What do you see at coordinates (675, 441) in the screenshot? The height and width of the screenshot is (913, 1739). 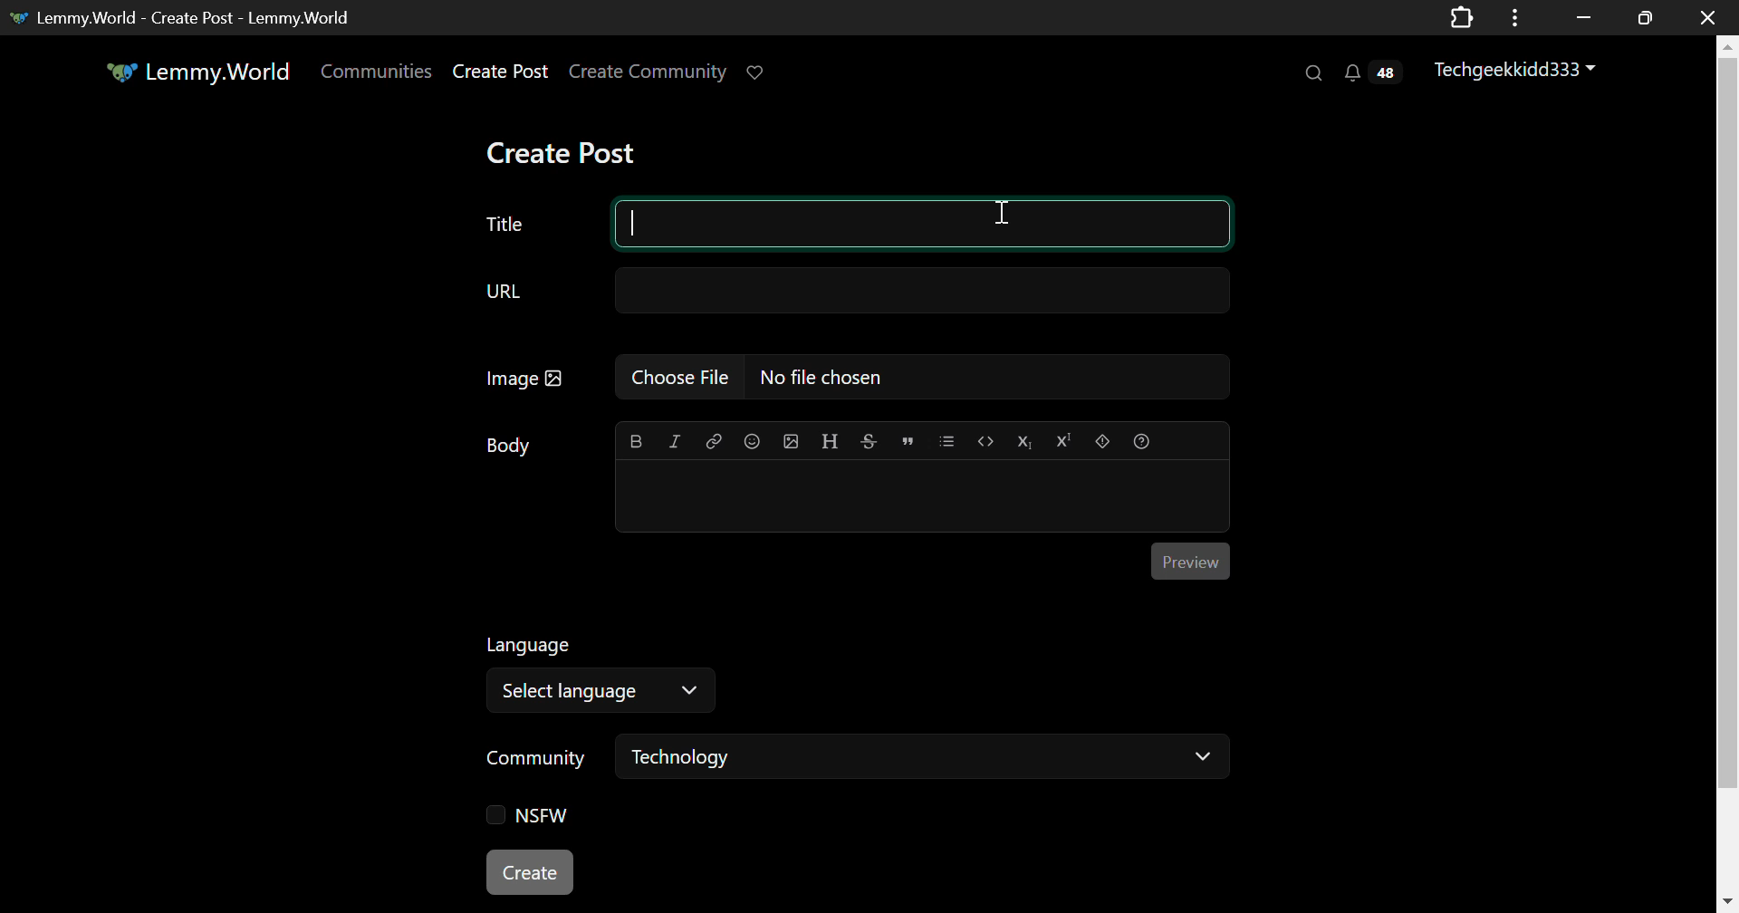 I see `italic` at bounding box center [675, 441].